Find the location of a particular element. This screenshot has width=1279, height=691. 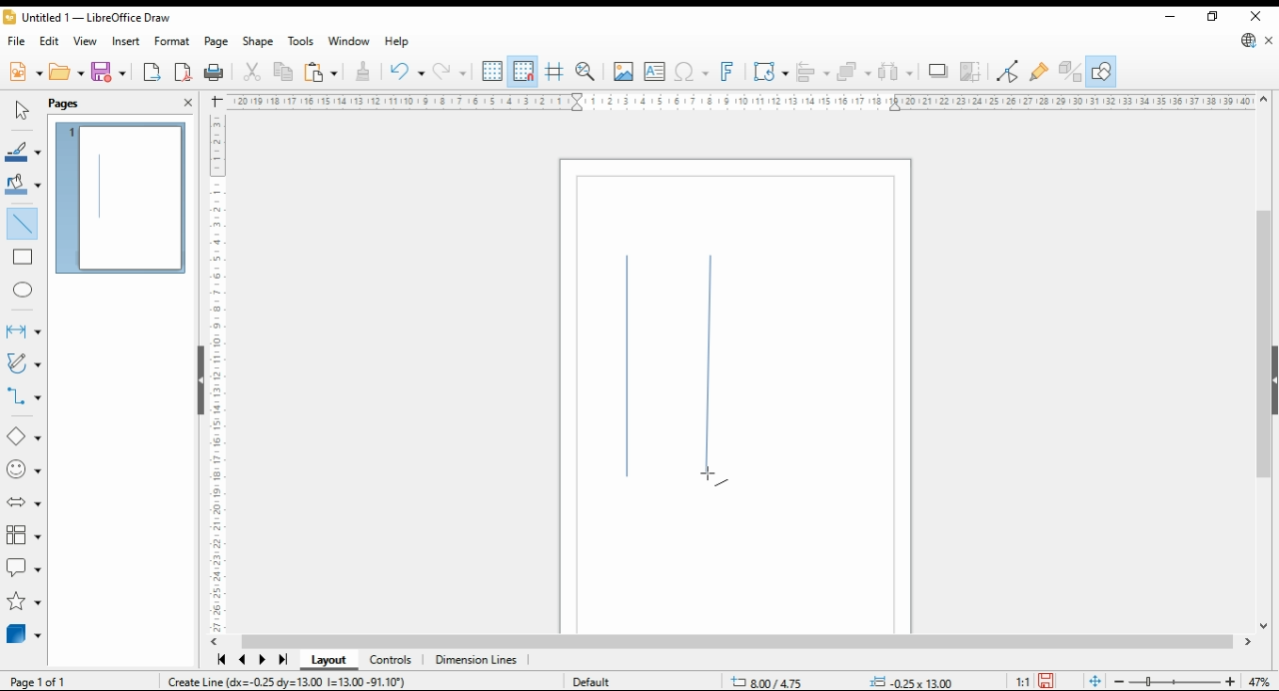

ellipse is located at coordinates (23, 288).